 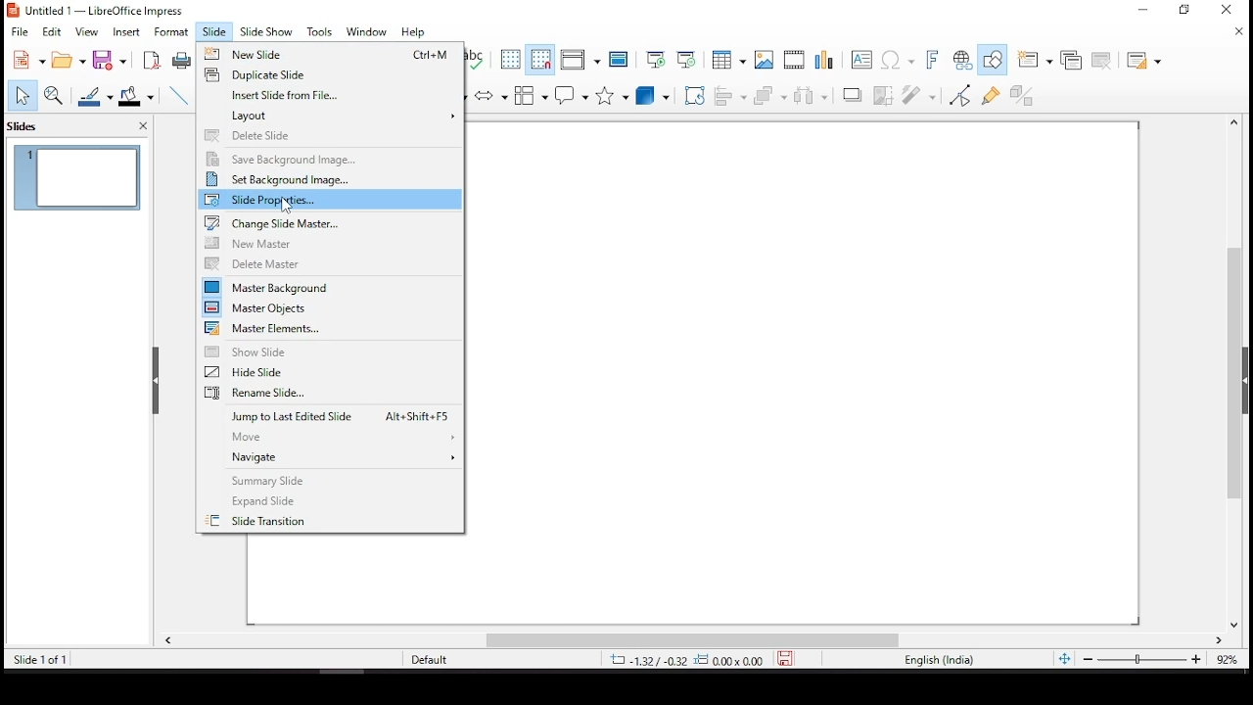 What do you see at coordinates (1140, 659) in the screenshot?
I see `zoom slider` at bounding box center [1140, 659].